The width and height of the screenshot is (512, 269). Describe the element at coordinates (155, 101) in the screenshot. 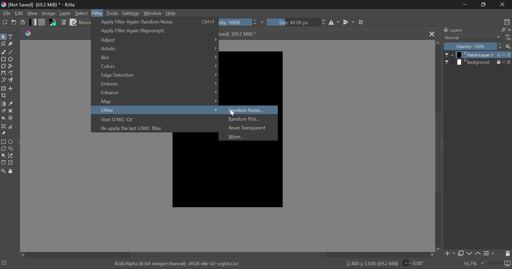

I see `Map` at that location.